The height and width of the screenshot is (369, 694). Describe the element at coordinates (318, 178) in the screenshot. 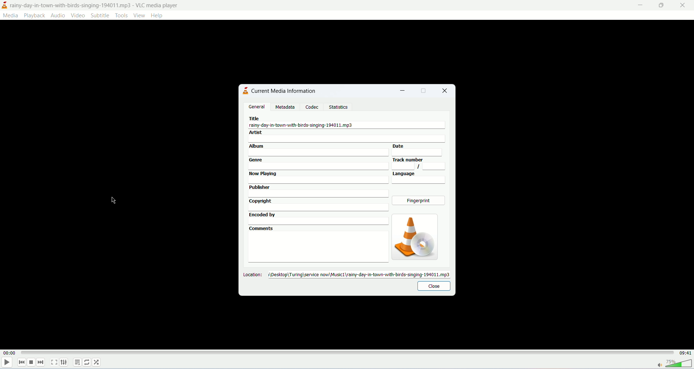

I see `now playing` at that location.